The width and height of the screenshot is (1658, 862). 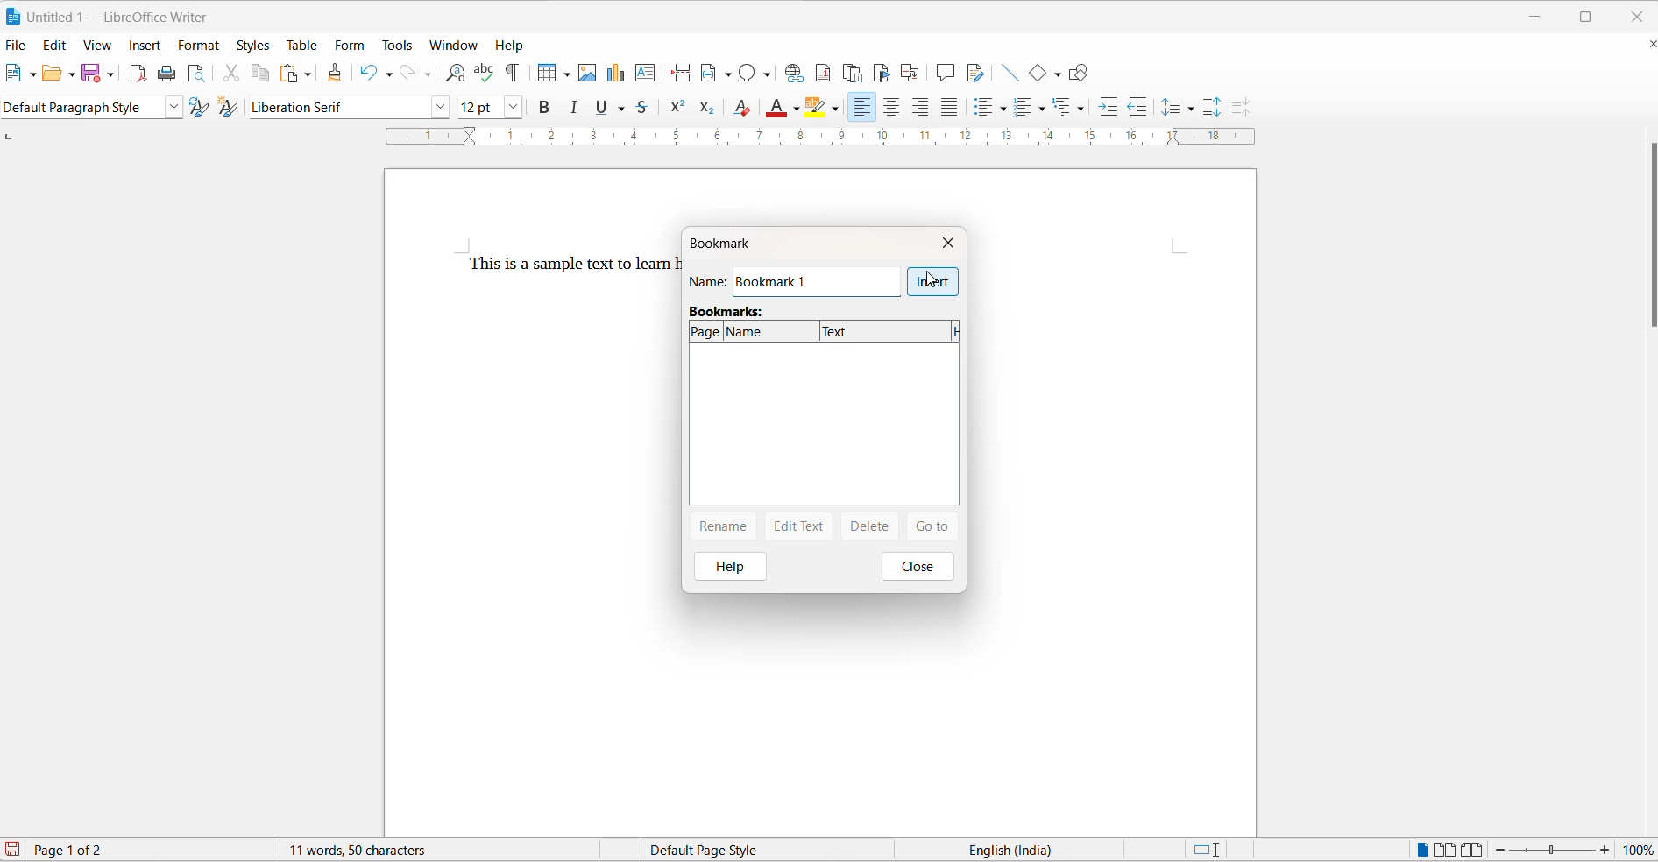 What do you see at coordinates (337, 69) in the screenshot?
I see `clone formatting` at bounding box center [337, 69].